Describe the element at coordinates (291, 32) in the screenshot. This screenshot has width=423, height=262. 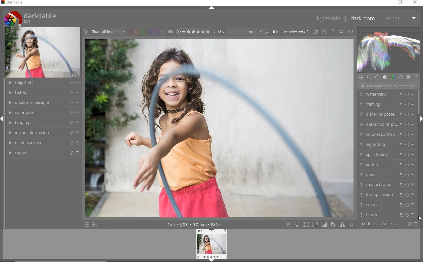
I see `selected images` at that location.